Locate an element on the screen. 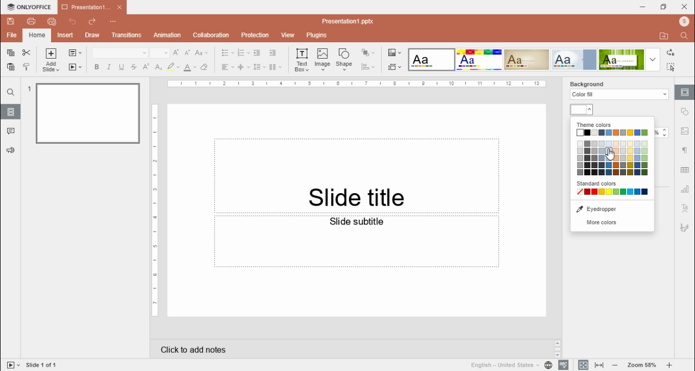 The width and height of the screenshot is (695, 371). customize quick access toolbar is located at coordinates (112, 22).